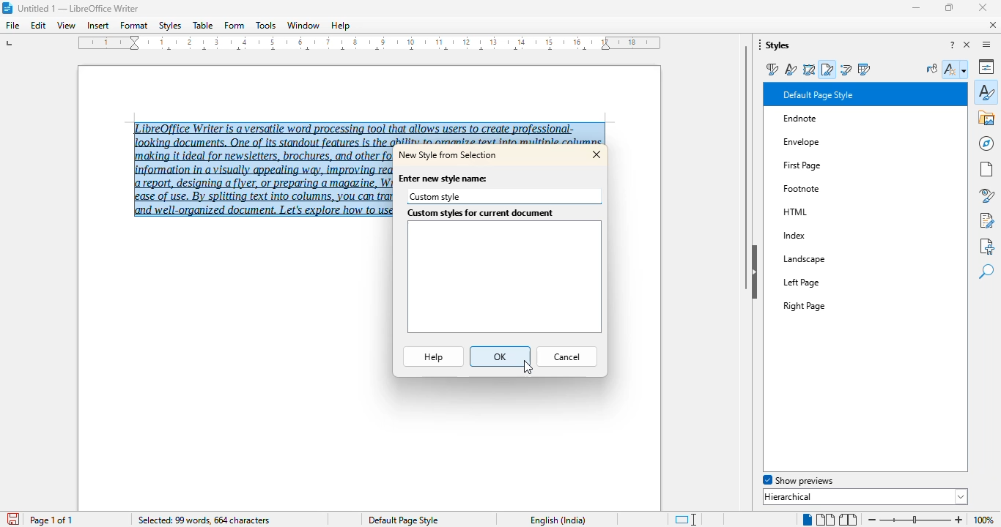 The width and height of the screenshot is (1001, 527). I want to click on  First Page, so click(819, 162).